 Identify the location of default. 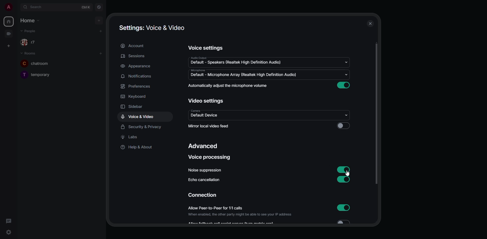
(236, 62).